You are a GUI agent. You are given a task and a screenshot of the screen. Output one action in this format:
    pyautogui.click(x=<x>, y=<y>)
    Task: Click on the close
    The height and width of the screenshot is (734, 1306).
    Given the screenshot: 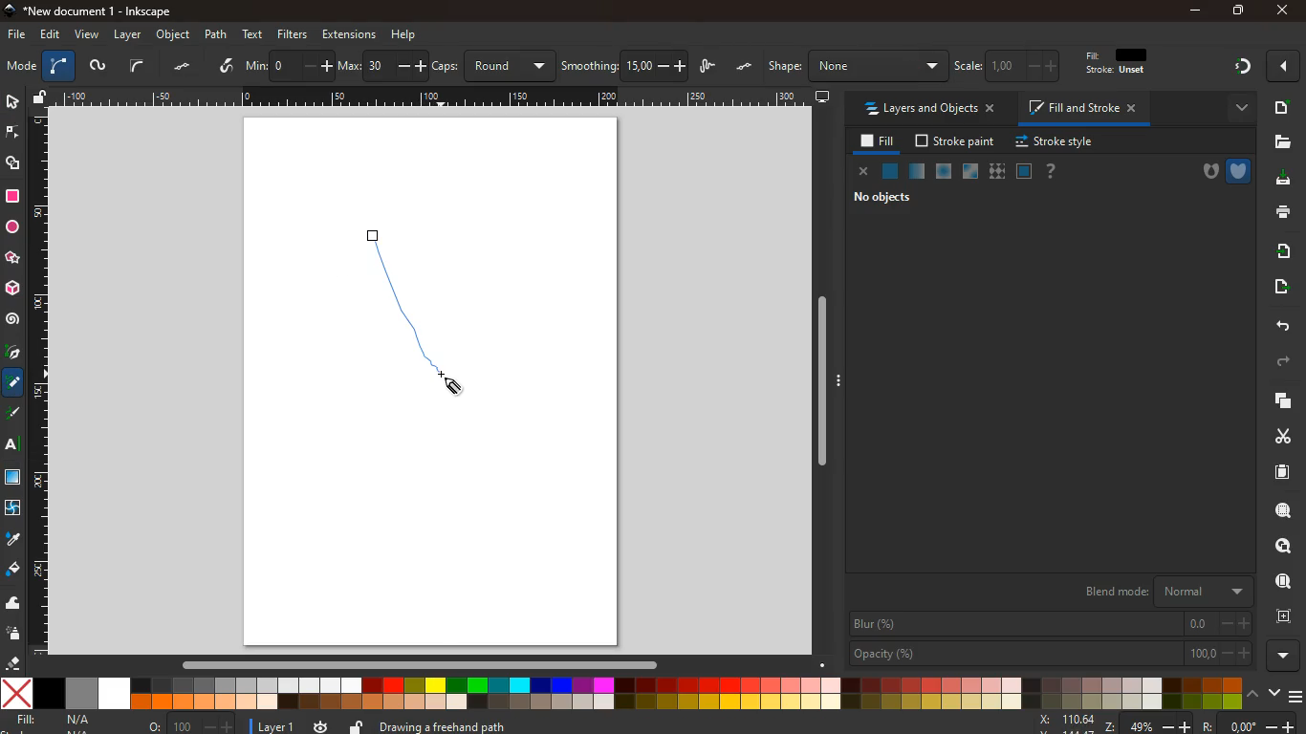 What is the action you would take?
    pyautogui.click(x=864, y=173)
    